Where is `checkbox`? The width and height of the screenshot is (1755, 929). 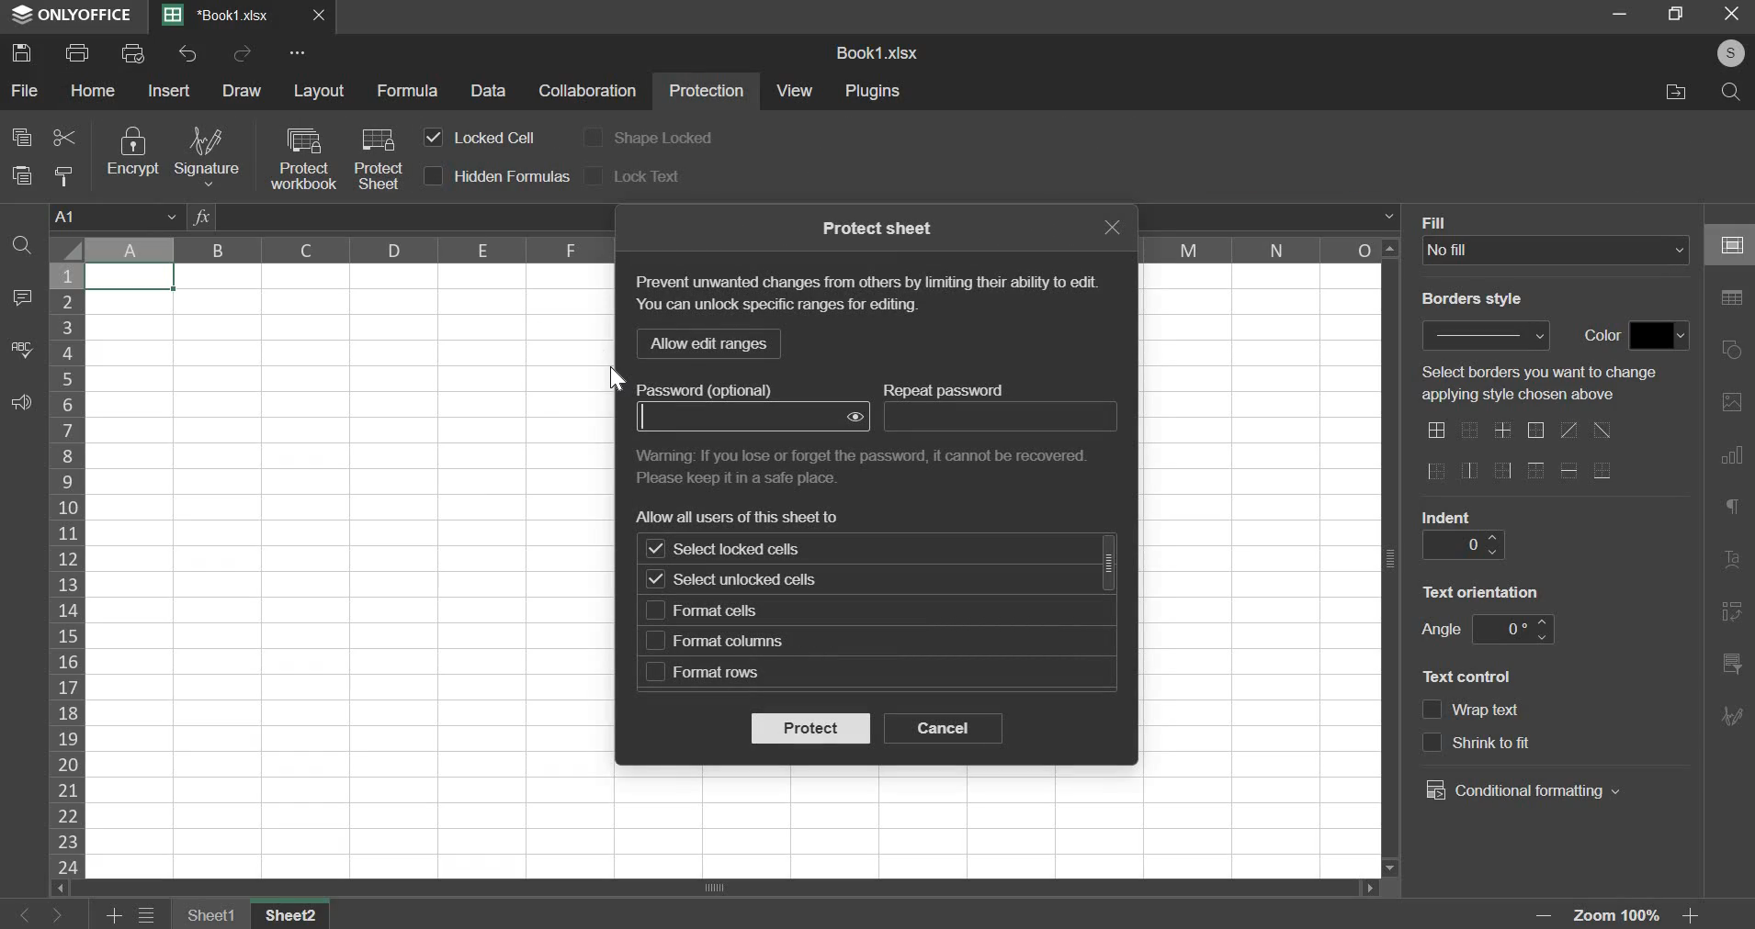 checkbox is located at coordinates (656, 672).